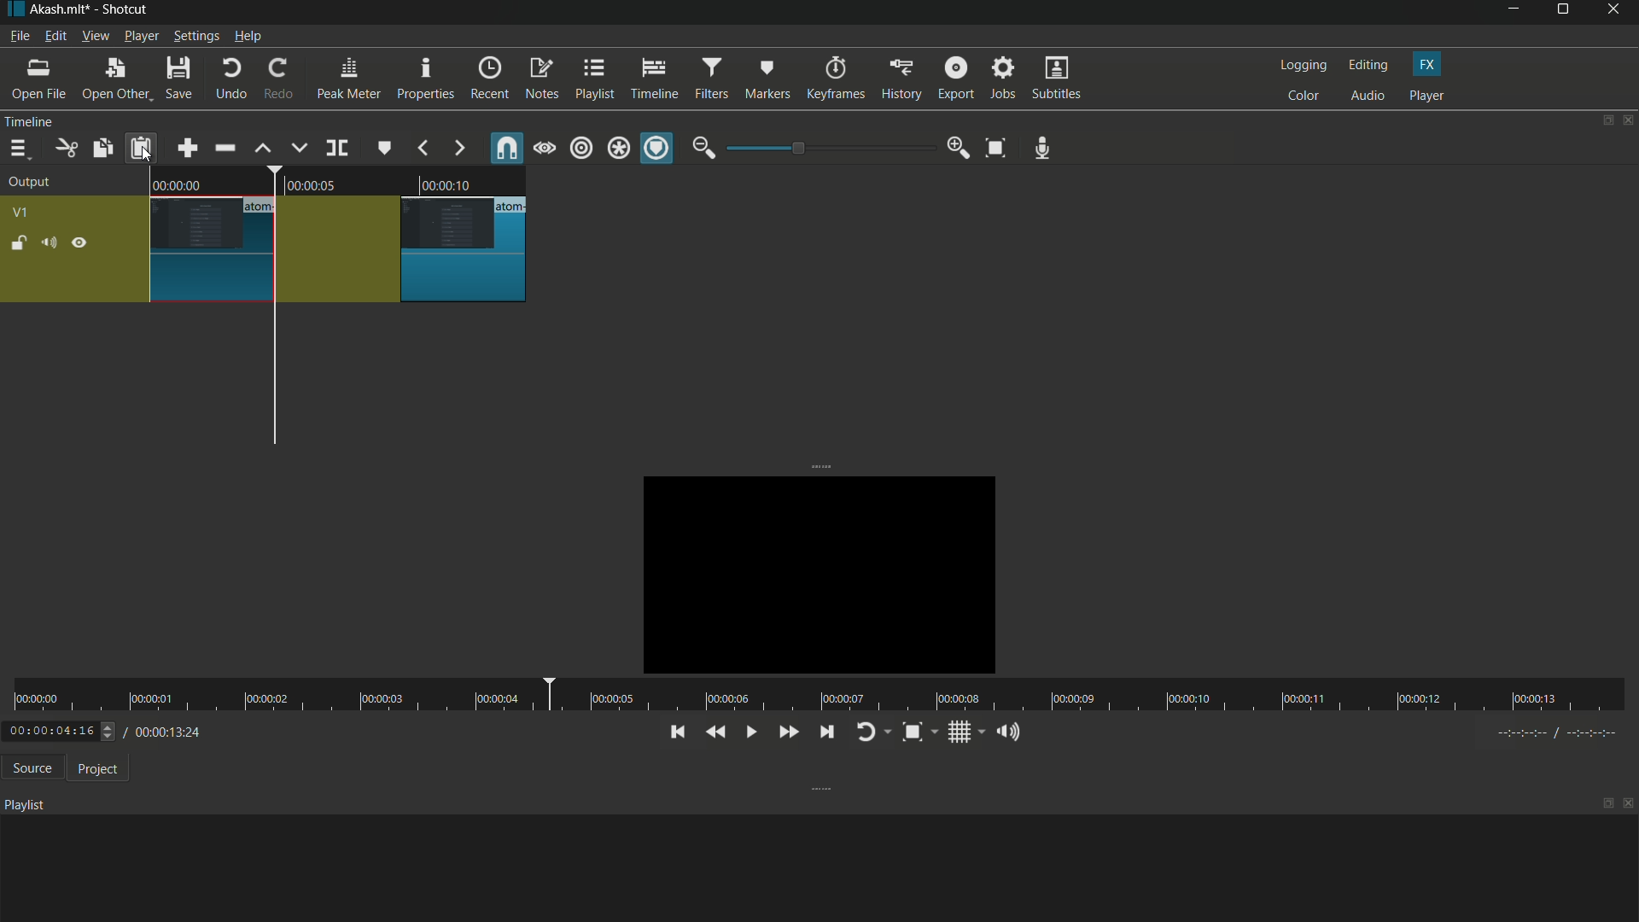 This screenshot has height=922, width=1639. Describe the element at coordinates (79, 243) in the screenshot. I see `hide` at that location.